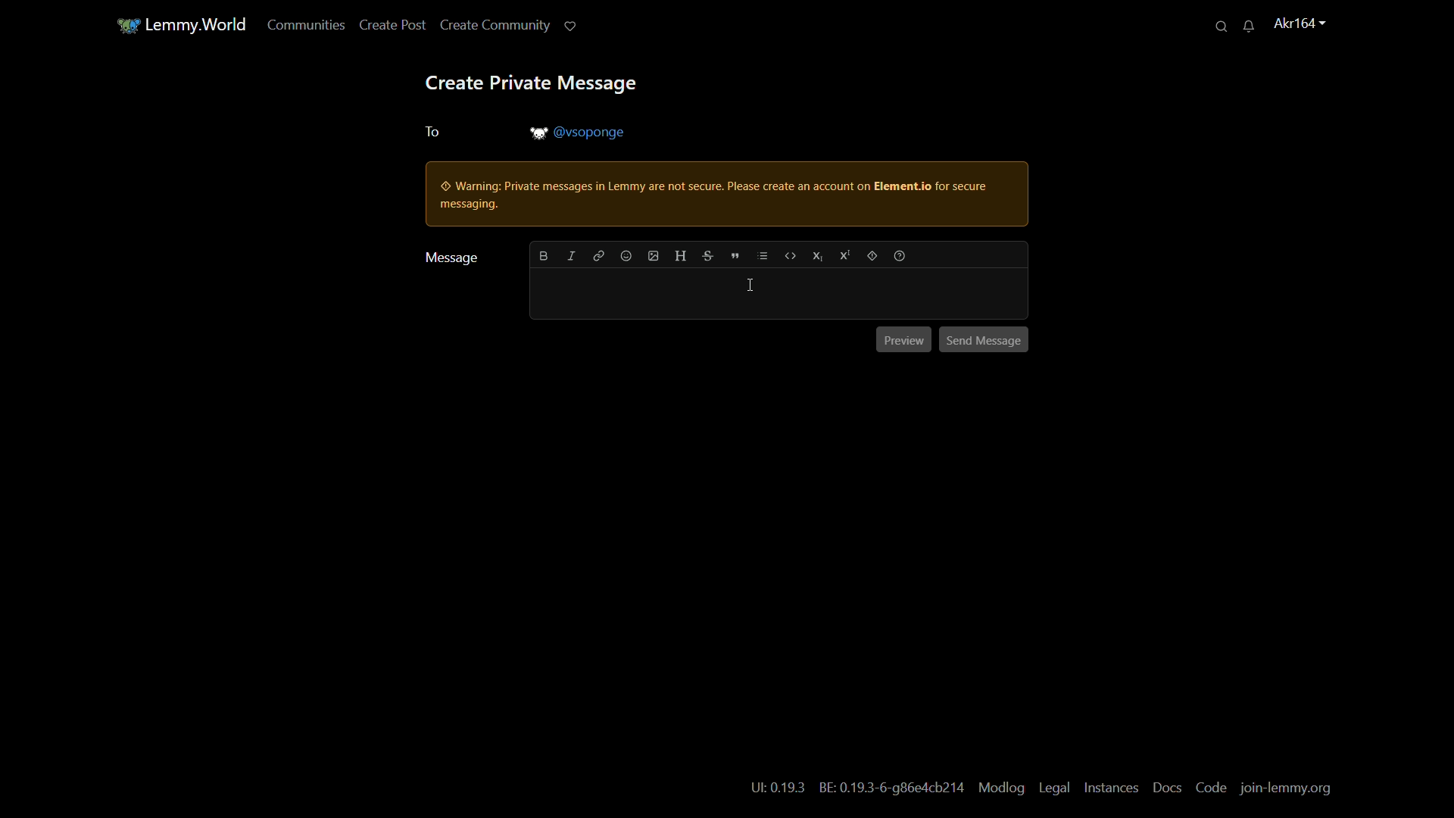  Describe the element at coordinates (1292, 23) in the screenshot. I see `username` at that location.